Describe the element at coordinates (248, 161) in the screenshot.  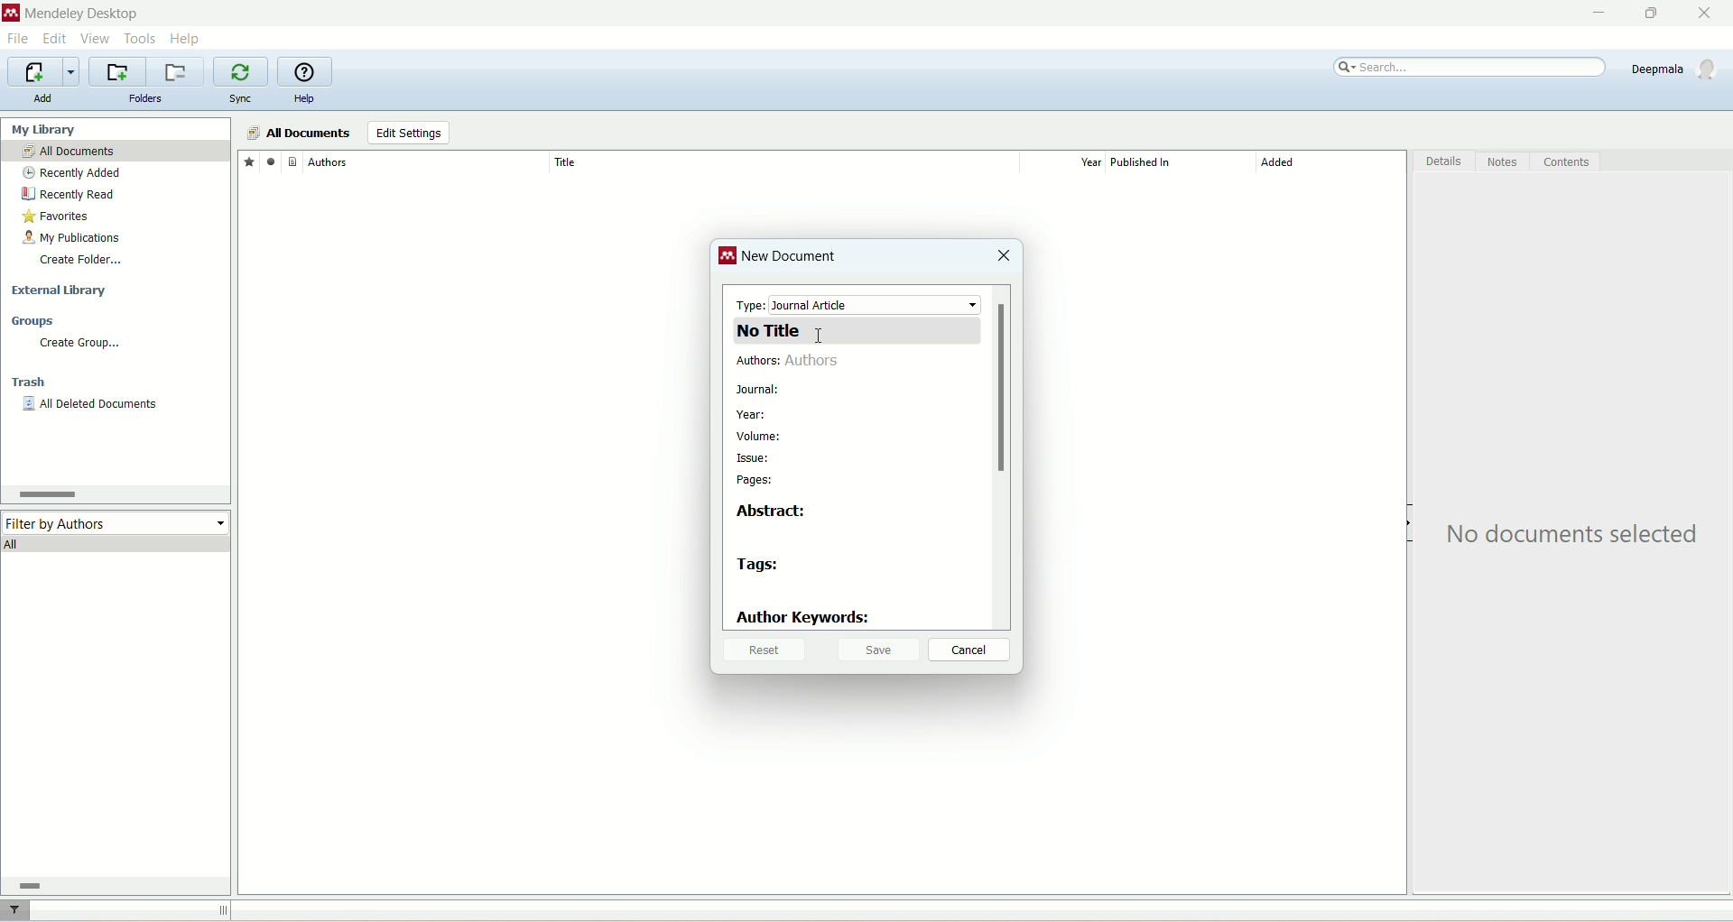
I see `favorites` at that location.